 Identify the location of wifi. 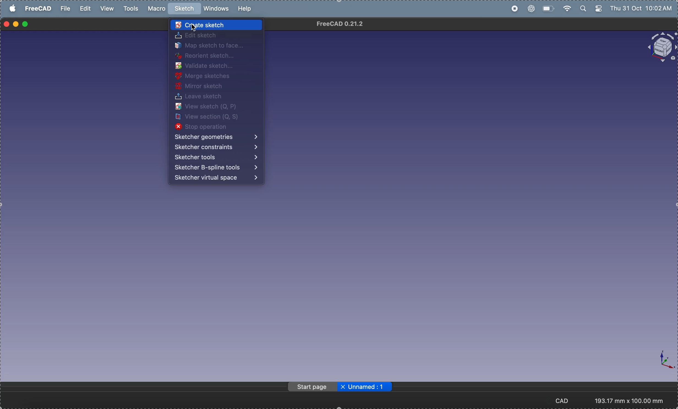
(566, 9).